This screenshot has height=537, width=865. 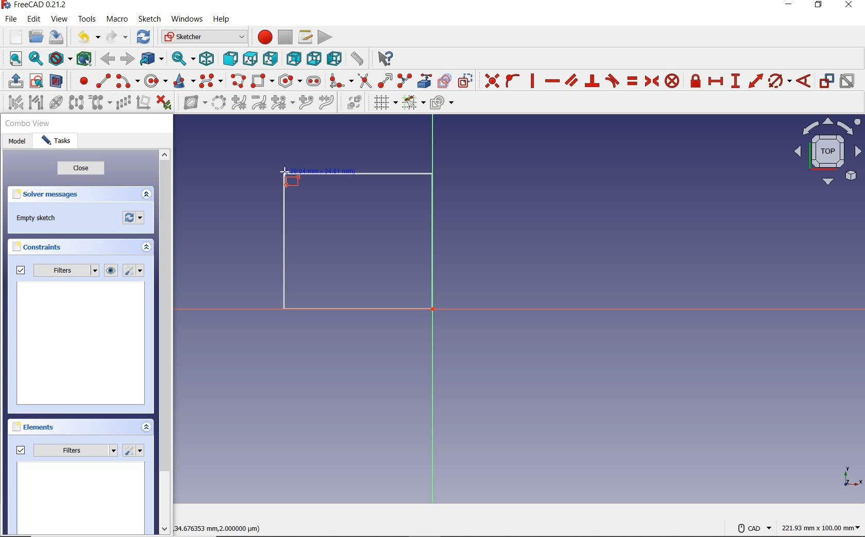 I want to click on new, so click(x=12, y=37).